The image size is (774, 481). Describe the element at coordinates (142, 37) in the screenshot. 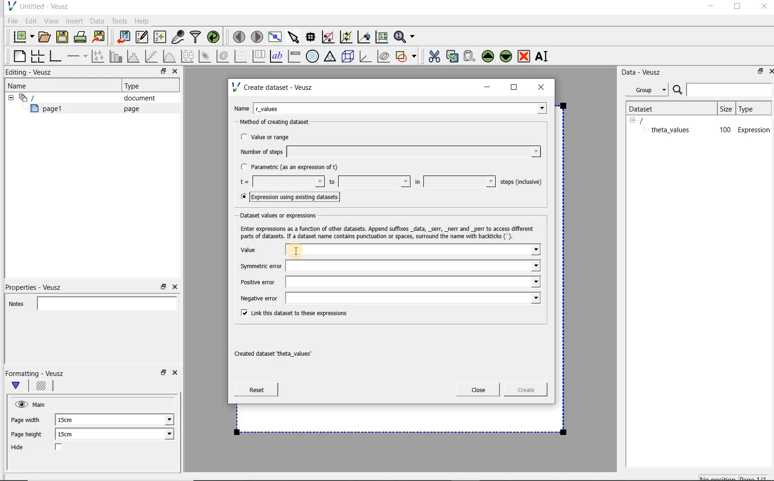

I see `Edit and enter new datasets` at that location.